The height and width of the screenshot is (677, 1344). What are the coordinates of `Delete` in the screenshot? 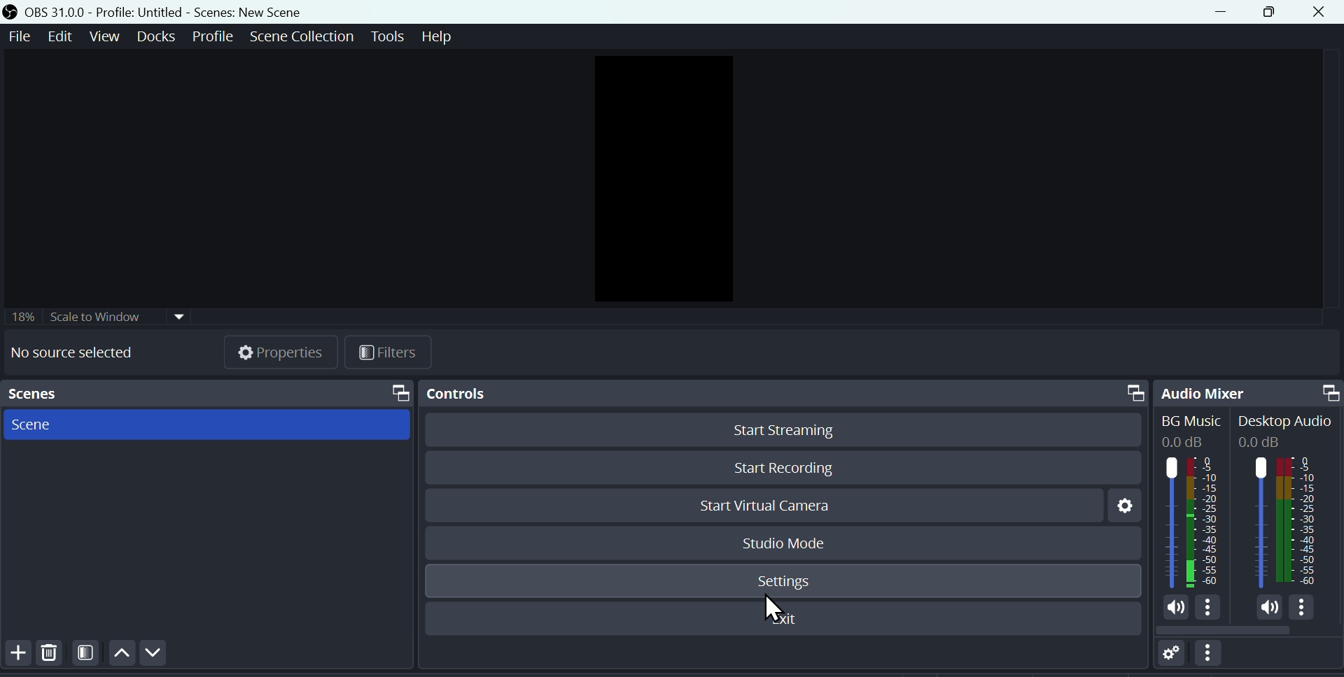 It's located at (55, 658).